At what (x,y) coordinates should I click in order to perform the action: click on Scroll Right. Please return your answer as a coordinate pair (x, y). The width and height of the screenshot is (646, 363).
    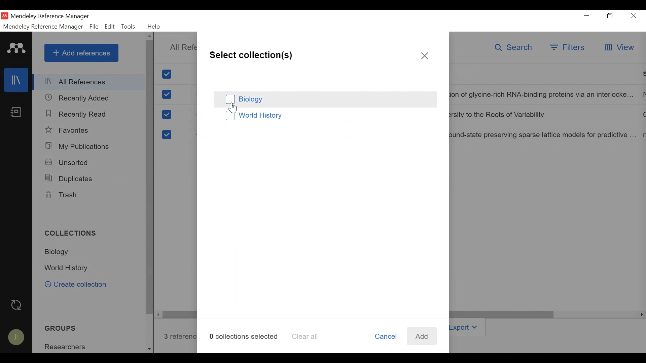
    Looking at the image, I should click on (159, 315).